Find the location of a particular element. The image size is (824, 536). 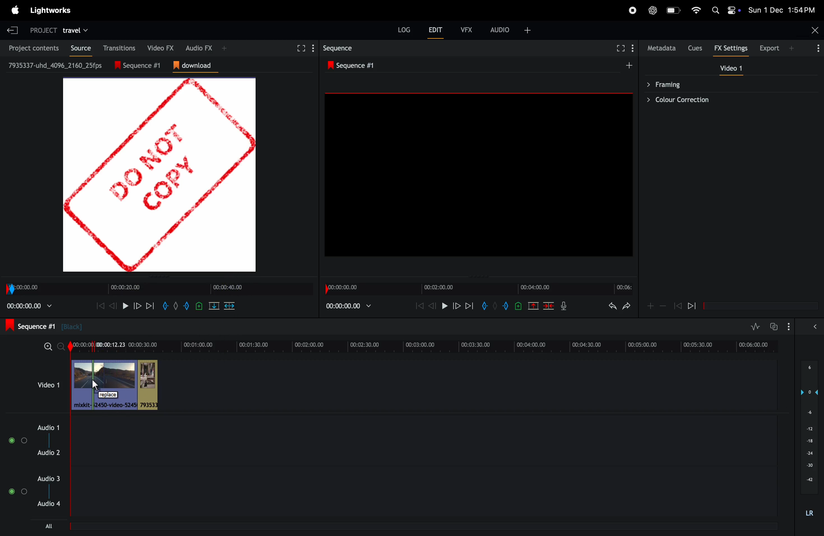

audio 4 is located at coordinates (47, 503).